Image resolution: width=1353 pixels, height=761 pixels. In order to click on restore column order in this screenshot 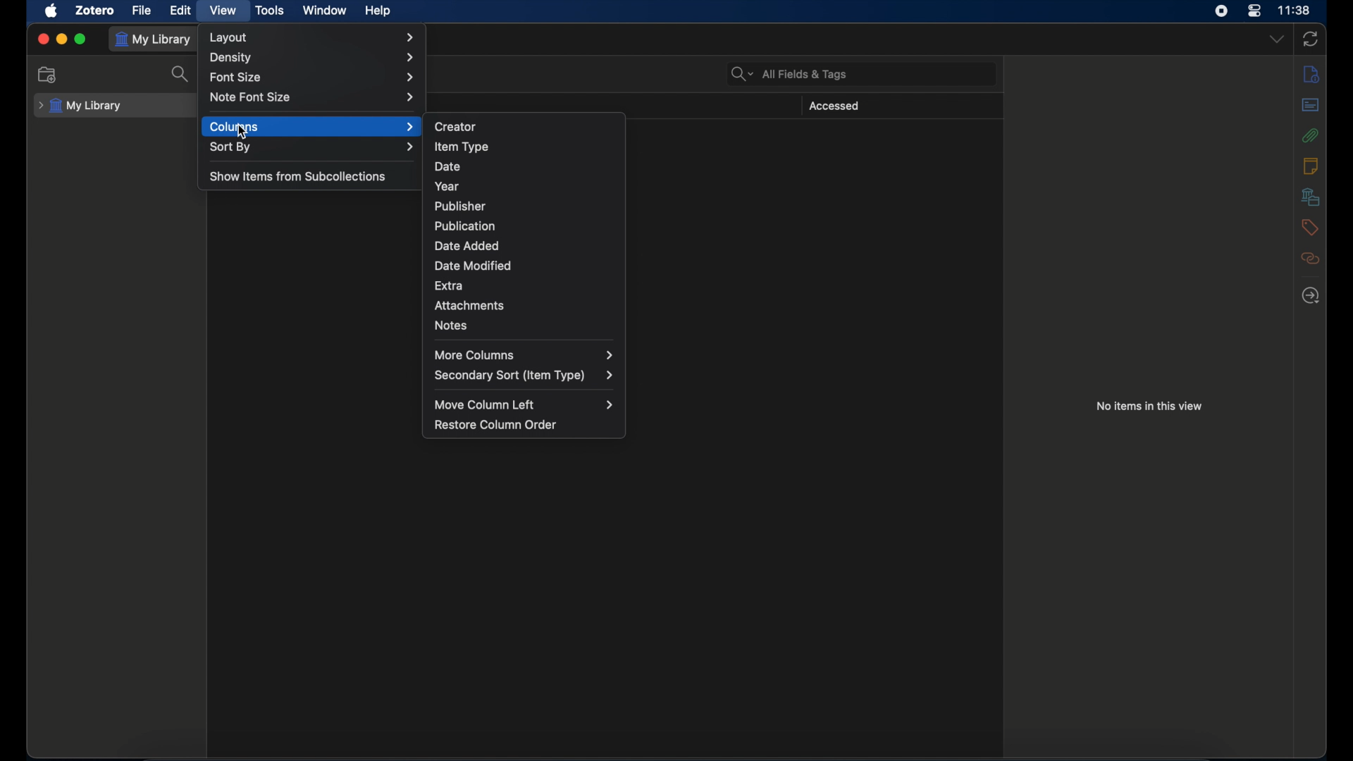, I will do `click(495, 425)`.